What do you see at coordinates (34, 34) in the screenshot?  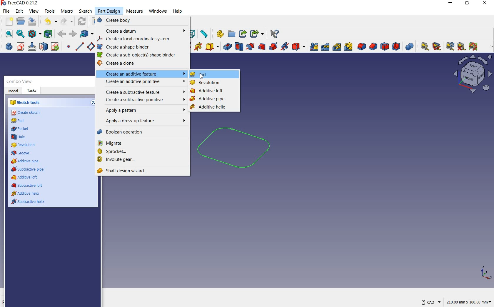 I see `draw style` at bounding box center [34, 34].